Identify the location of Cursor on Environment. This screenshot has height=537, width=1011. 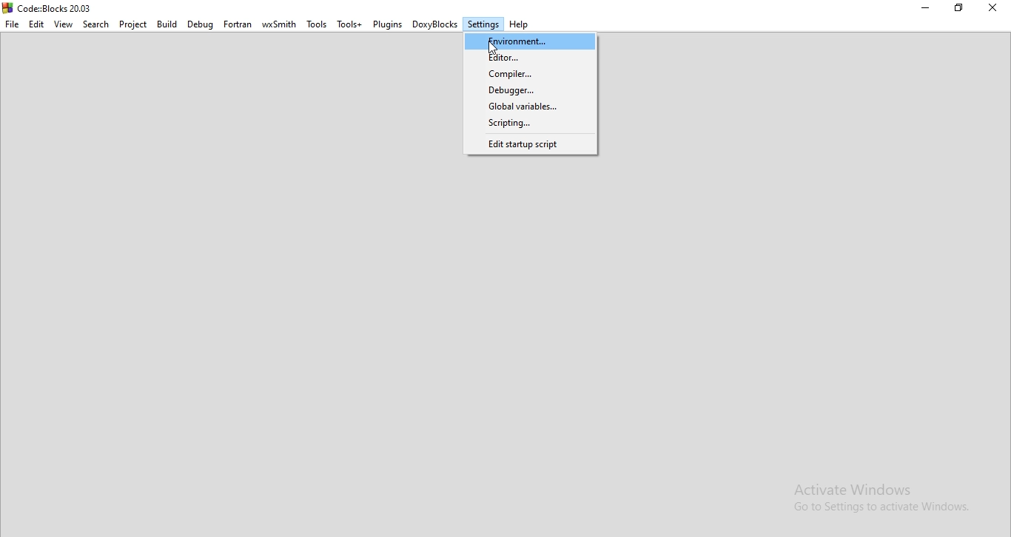
(494, 48).